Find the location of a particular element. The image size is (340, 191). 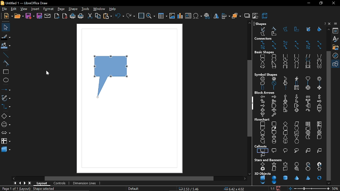

crop is located at coordinates (255, 16).